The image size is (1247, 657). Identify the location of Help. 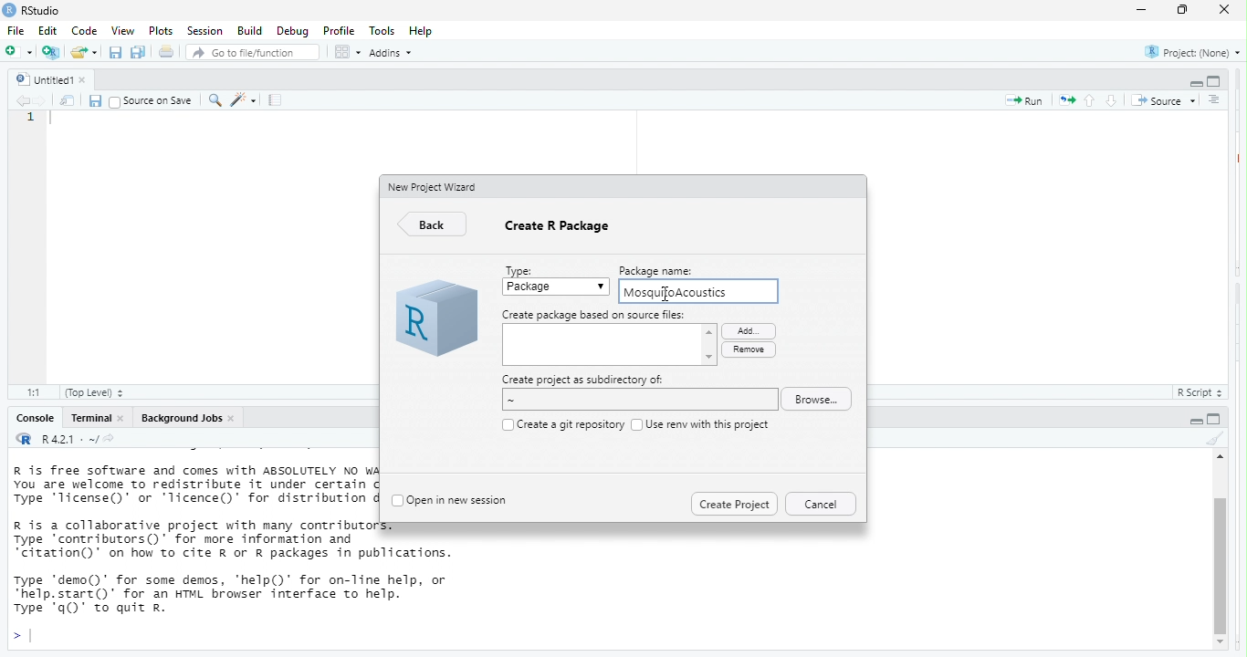
(423, 30).